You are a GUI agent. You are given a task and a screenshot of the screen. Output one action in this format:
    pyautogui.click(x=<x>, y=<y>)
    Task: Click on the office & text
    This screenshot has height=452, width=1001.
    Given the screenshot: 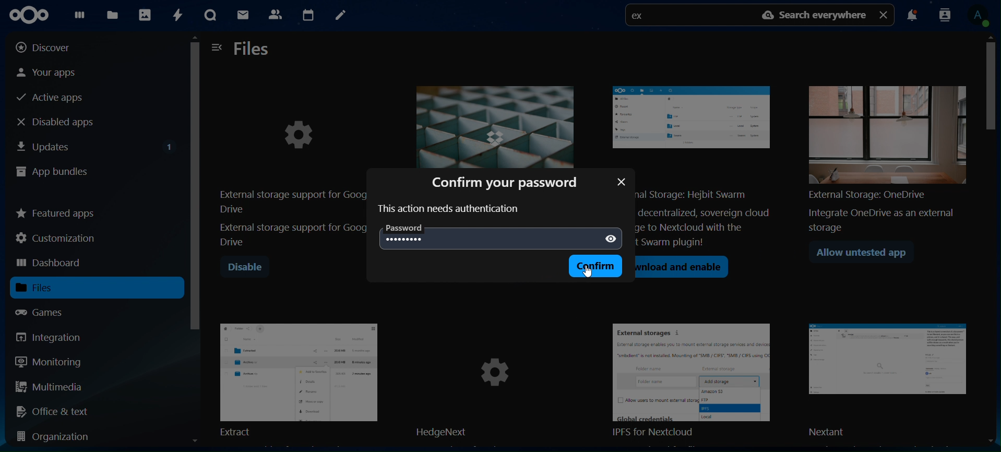 What is the action you would take?
    pyautogui.click(x=56, y=411)
    